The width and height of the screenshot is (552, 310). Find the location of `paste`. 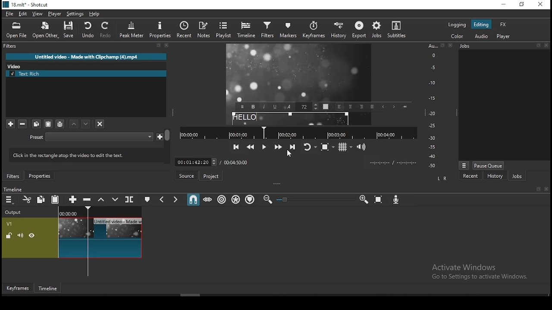

paste is located at coordinates (48, 124).